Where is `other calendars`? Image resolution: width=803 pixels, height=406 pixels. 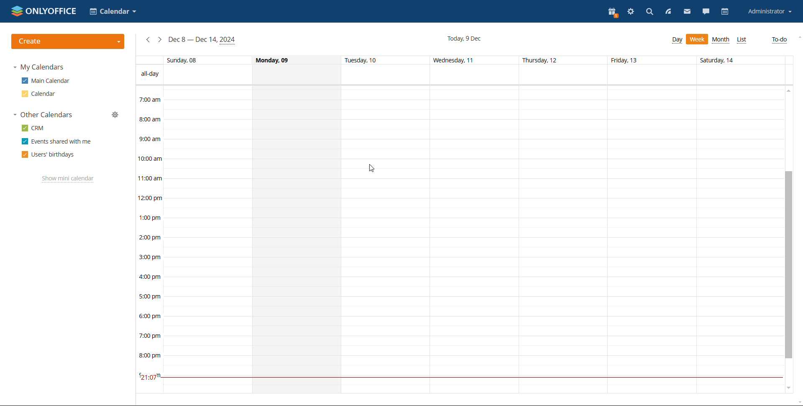
other calendars is located at coordinates (43, 115).